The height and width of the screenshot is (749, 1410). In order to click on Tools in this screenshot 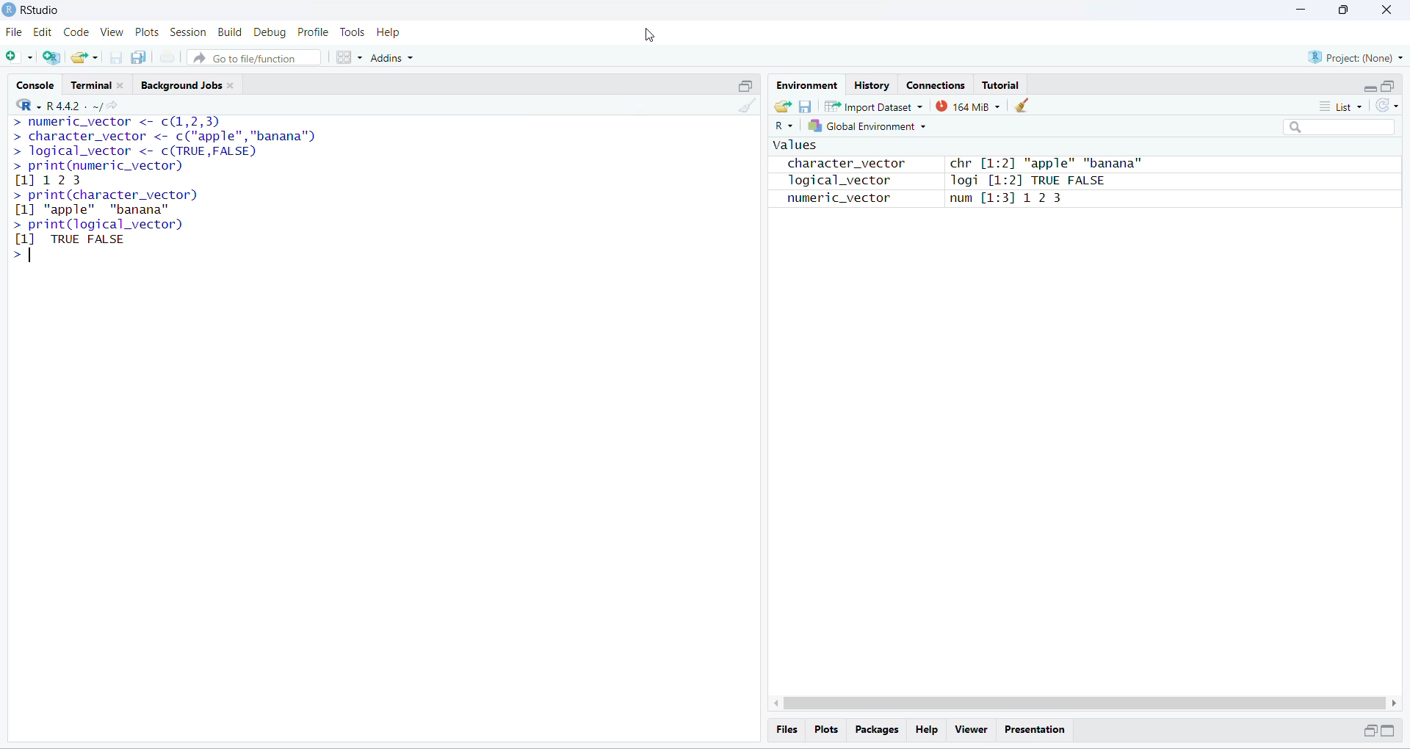, I will do `click(351, 32)`.